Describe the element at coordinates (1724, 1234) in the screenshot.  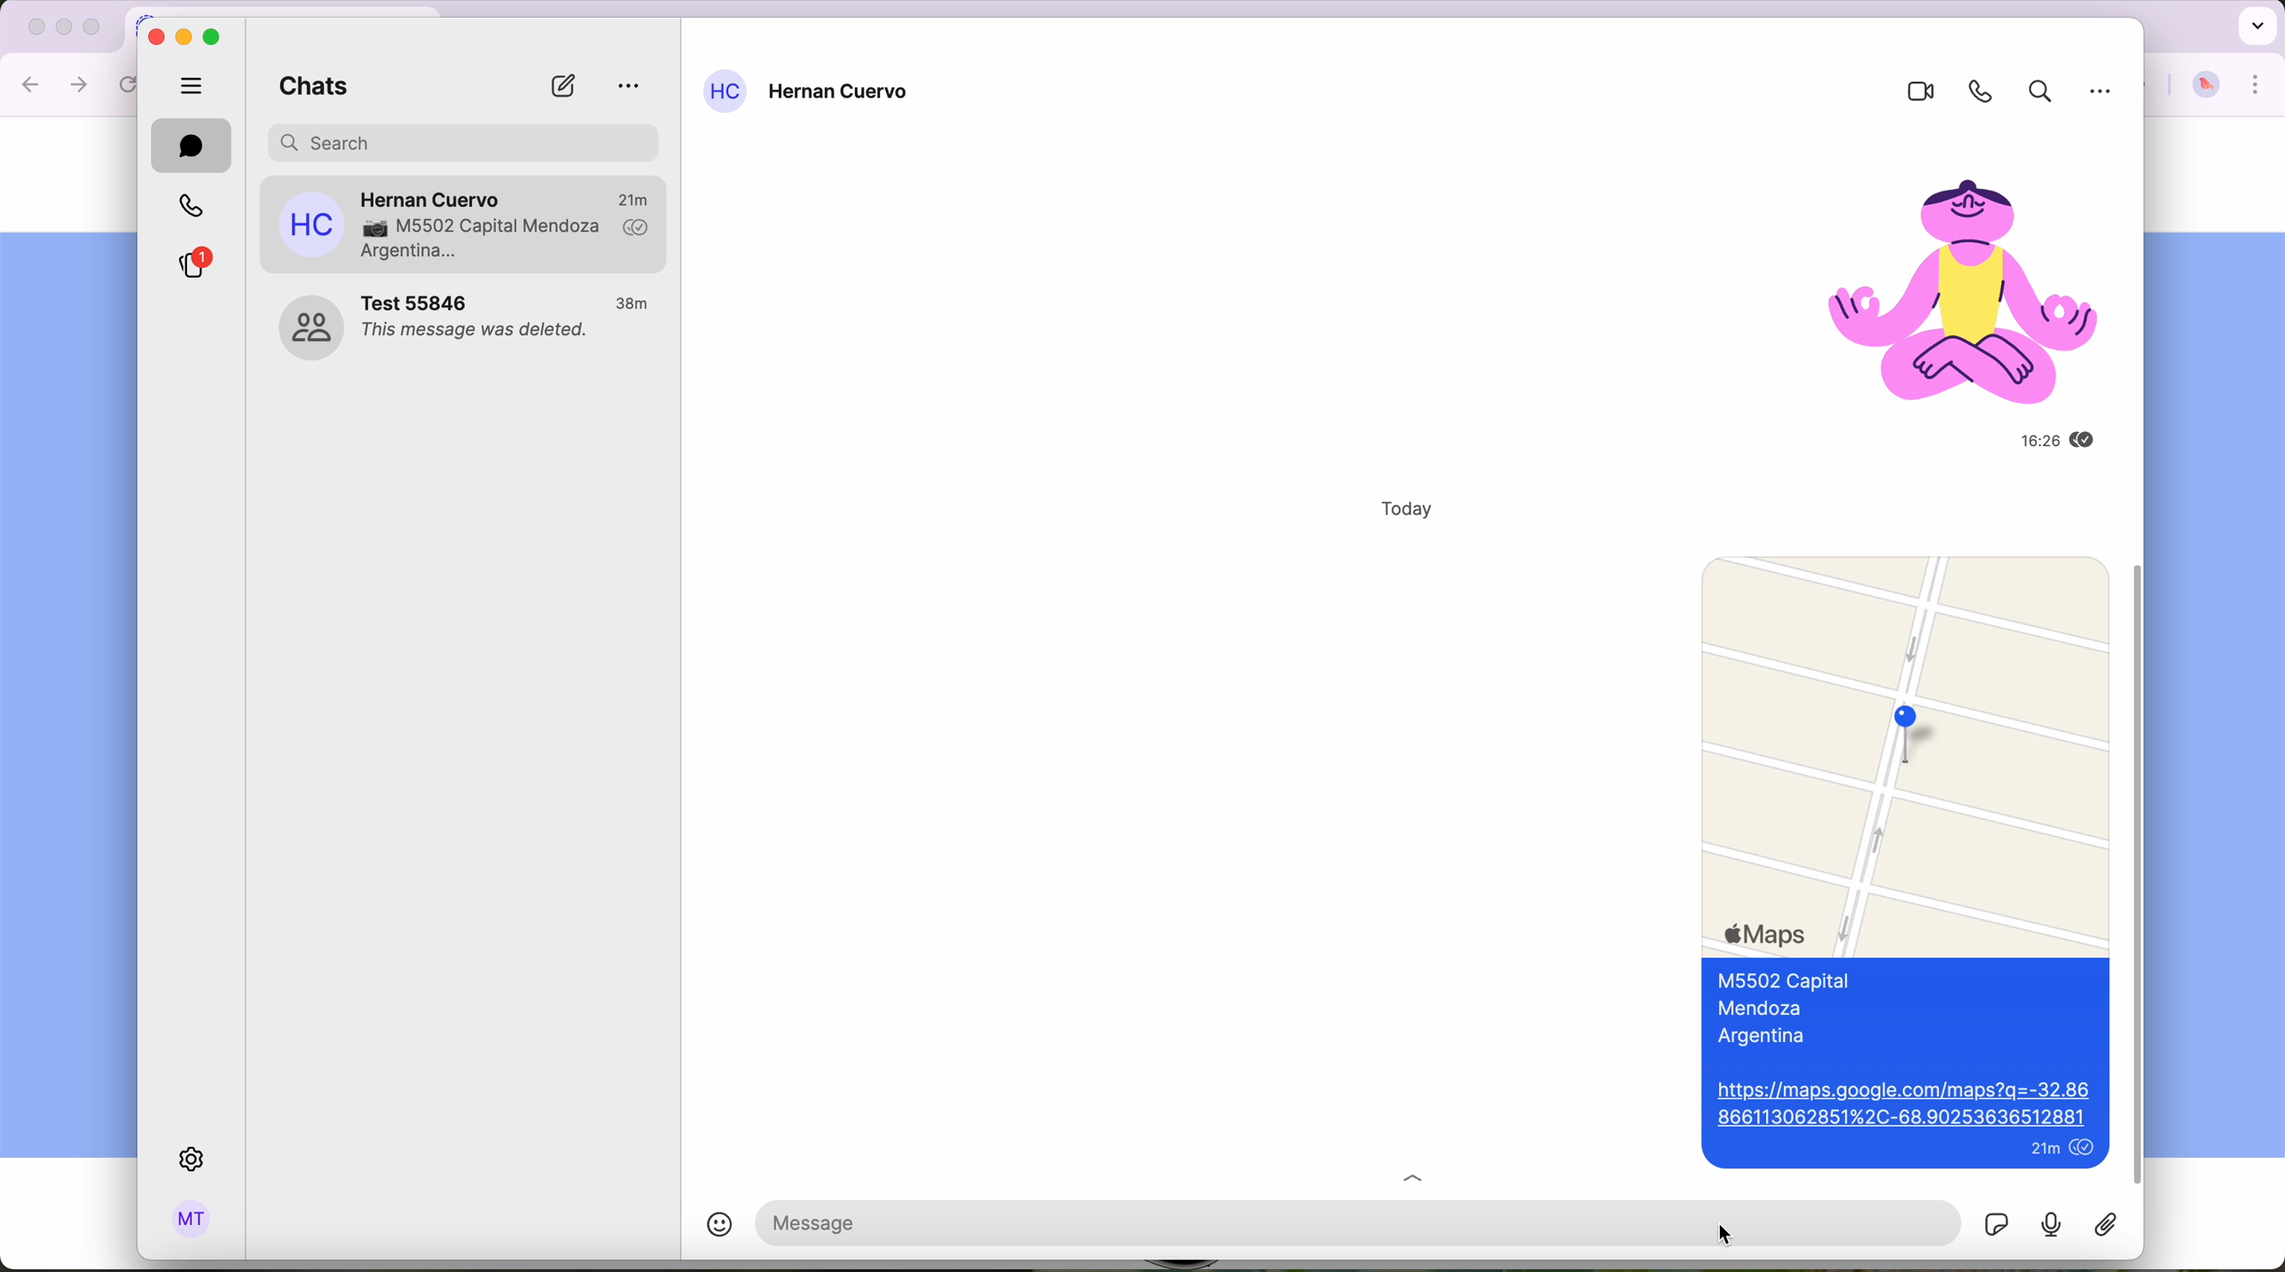
I see `cursor` at that location.